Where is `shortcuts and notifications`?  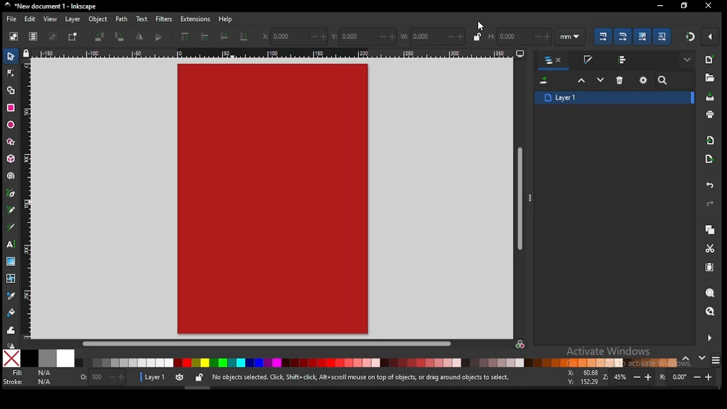
shortcuts and notifications is located at coordinates (360, 378).